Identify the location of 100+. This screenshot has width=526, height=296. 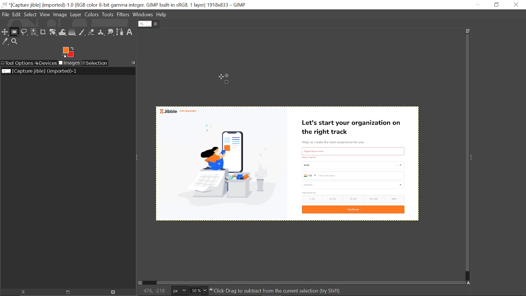
(394, 199).